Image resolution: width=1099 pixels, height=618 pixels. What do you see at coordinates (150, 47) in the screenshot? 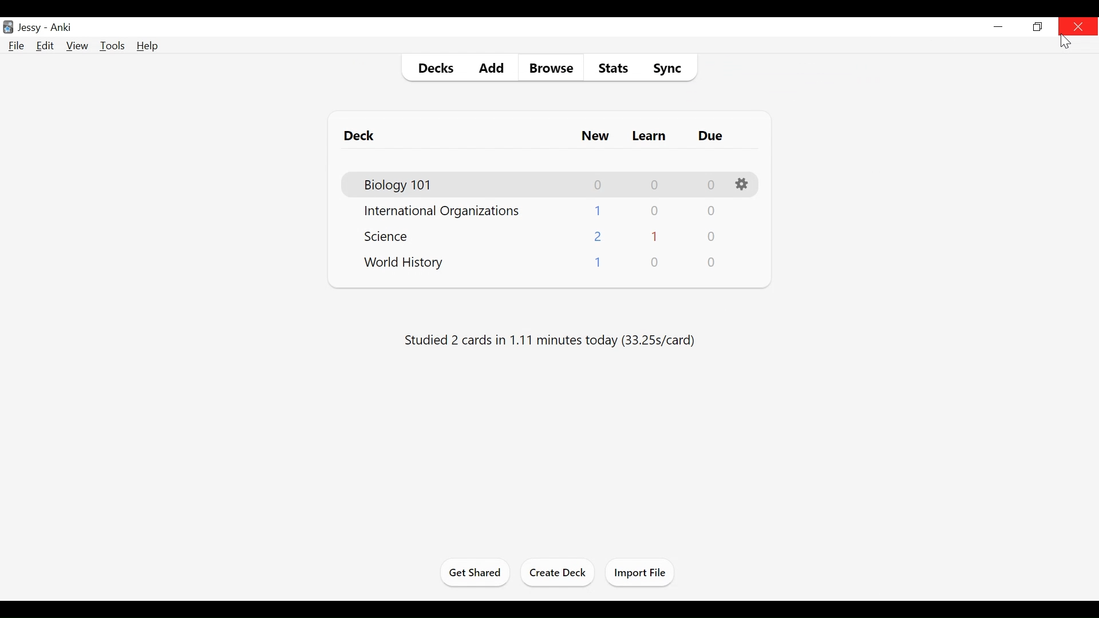
I see `Help` at bounding box center [150, 47].